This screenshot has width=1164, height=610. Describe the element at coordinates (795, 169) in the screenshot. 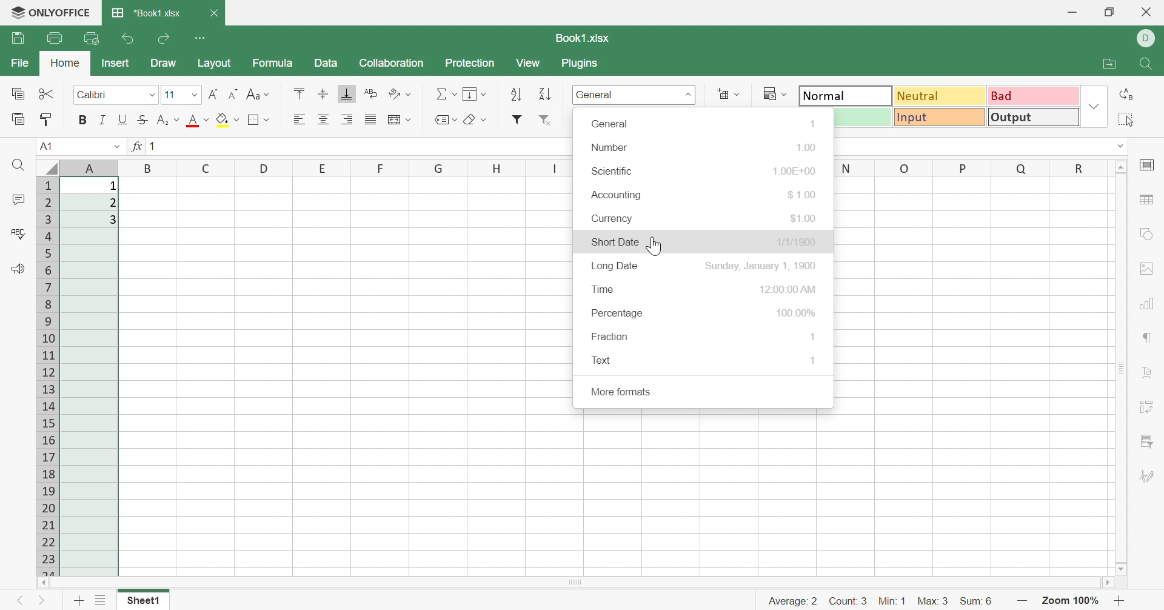

I see `1.00E+100` at that location.